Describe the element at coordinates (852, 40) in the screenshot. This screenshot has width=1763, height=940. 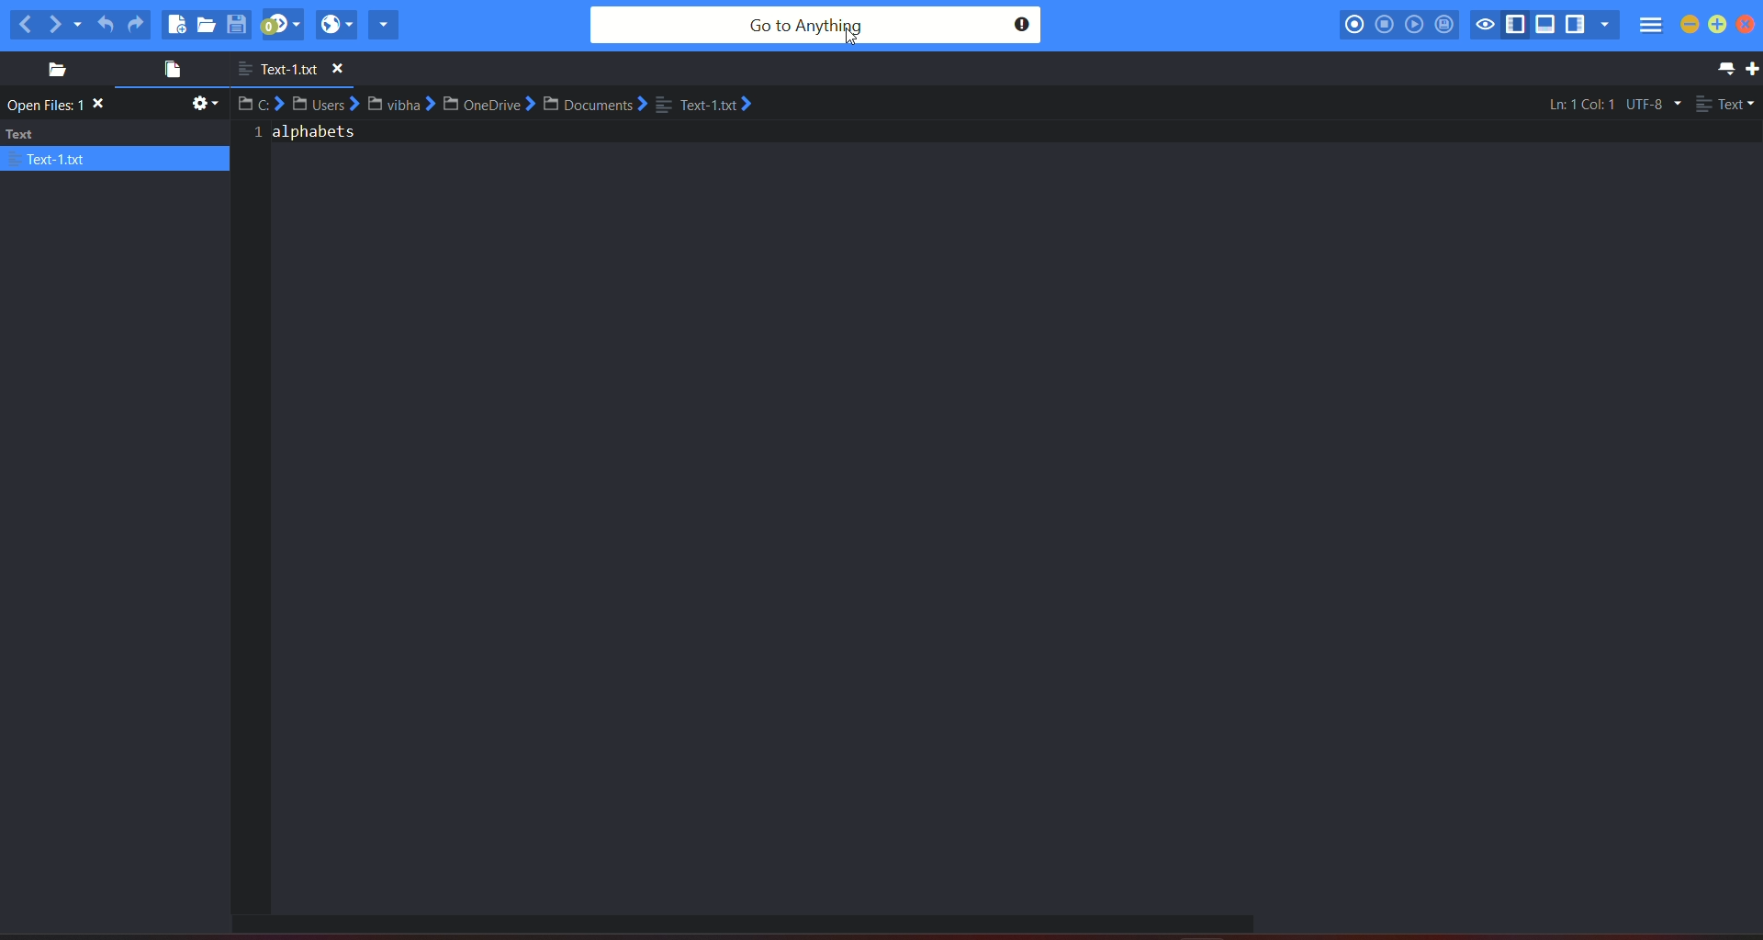
I see `cursor` at that location.